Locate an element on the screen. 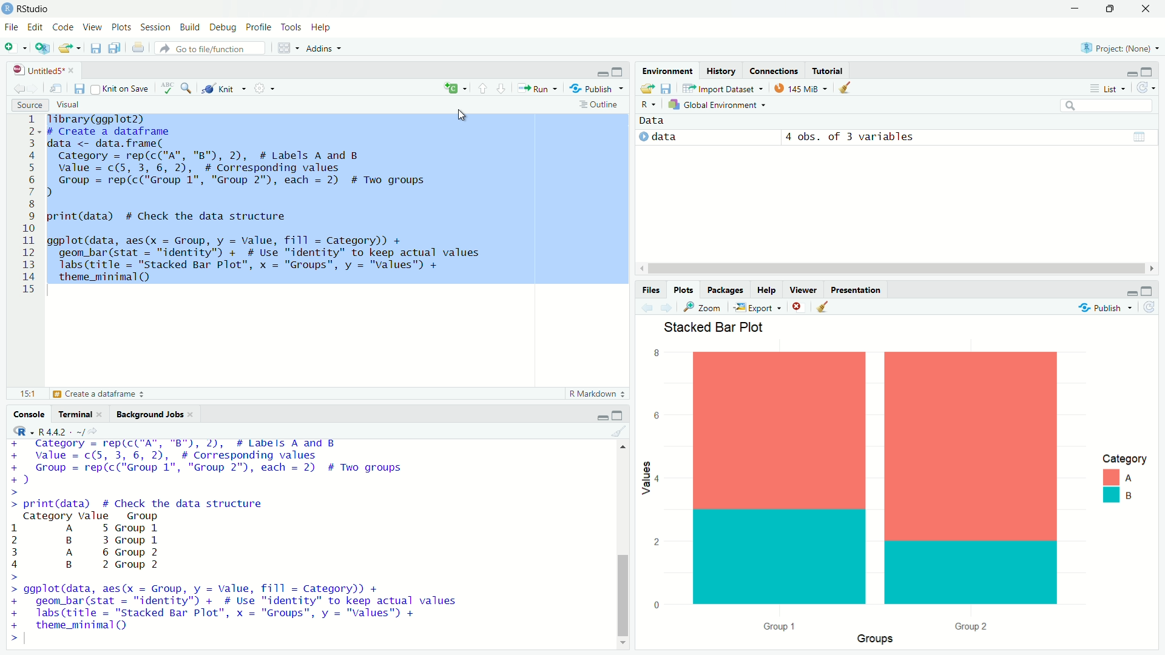 This screenshot has width=1165, height=655. Run the current line or selection (Ctrl + Enter) is located at coordinates (539, 87).